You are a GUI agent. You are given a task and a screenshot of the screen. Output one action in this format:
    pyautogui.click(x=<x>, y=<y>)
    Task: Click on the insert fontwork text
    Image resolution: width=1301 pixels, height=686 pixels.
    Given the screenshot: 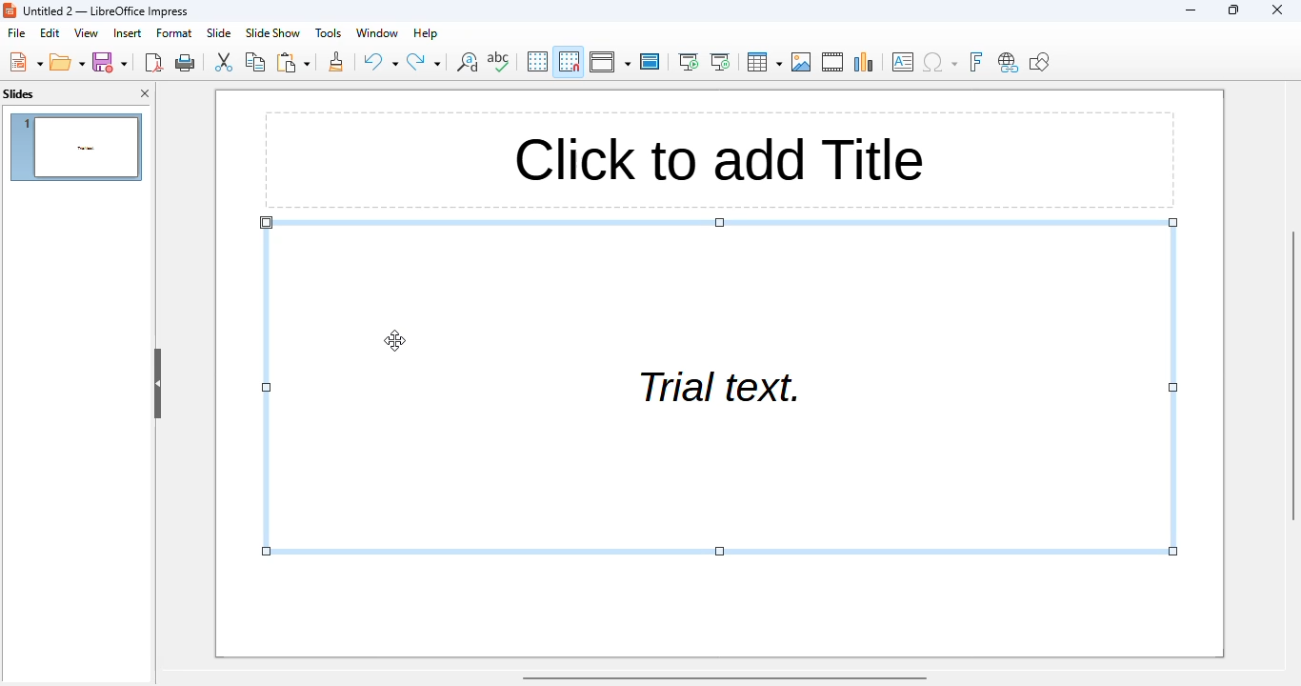 What is the action you would take?
    pyautogui.click(x=975, y=61)
    